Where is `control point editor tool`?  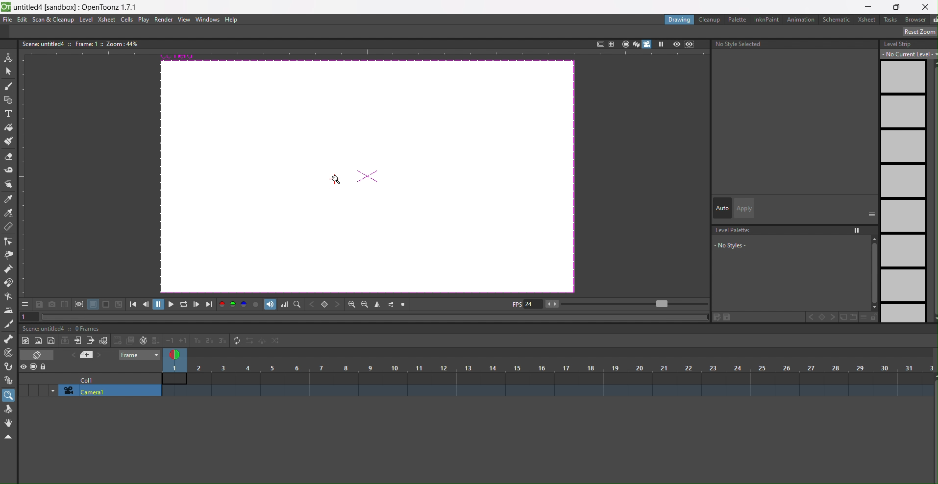
control point editor tool is located at coordinates (9, 242).